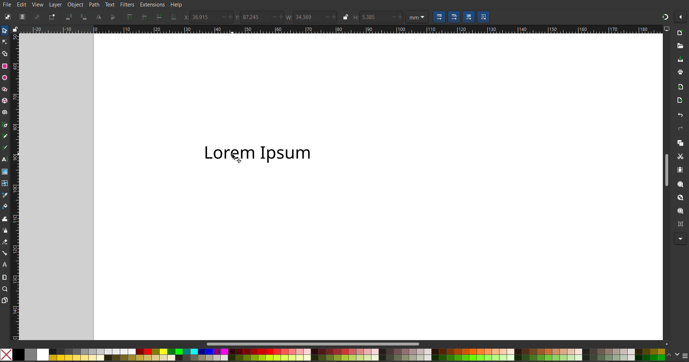 This screenshot has height=362, width=689. I want to click on Redo, so click(681, 129).